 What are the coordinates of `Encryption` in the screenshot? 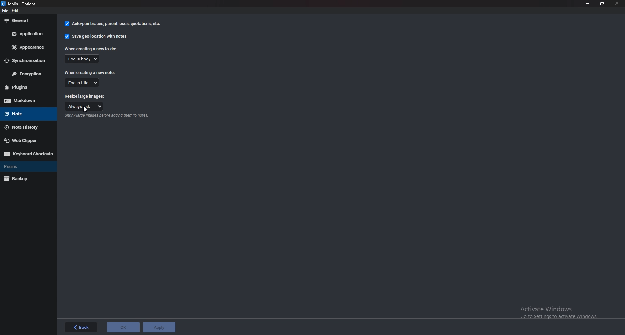 It's located at (28, 74).